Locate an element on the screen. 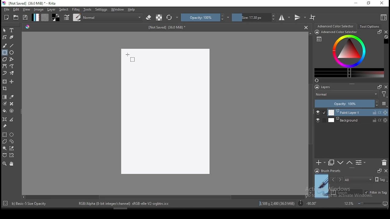 The width and height of the screenshot is (390, 219). bezier curve selection tool is located at coordinates (5, 155).